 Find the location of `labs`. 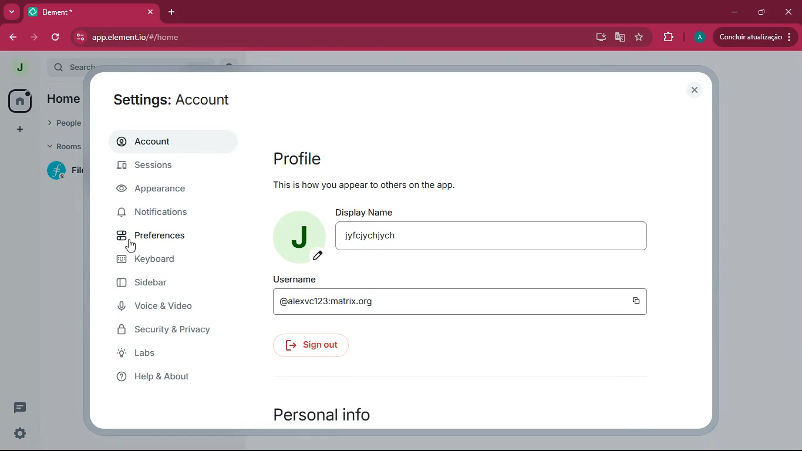

labs is located at coordinates (160, 356).